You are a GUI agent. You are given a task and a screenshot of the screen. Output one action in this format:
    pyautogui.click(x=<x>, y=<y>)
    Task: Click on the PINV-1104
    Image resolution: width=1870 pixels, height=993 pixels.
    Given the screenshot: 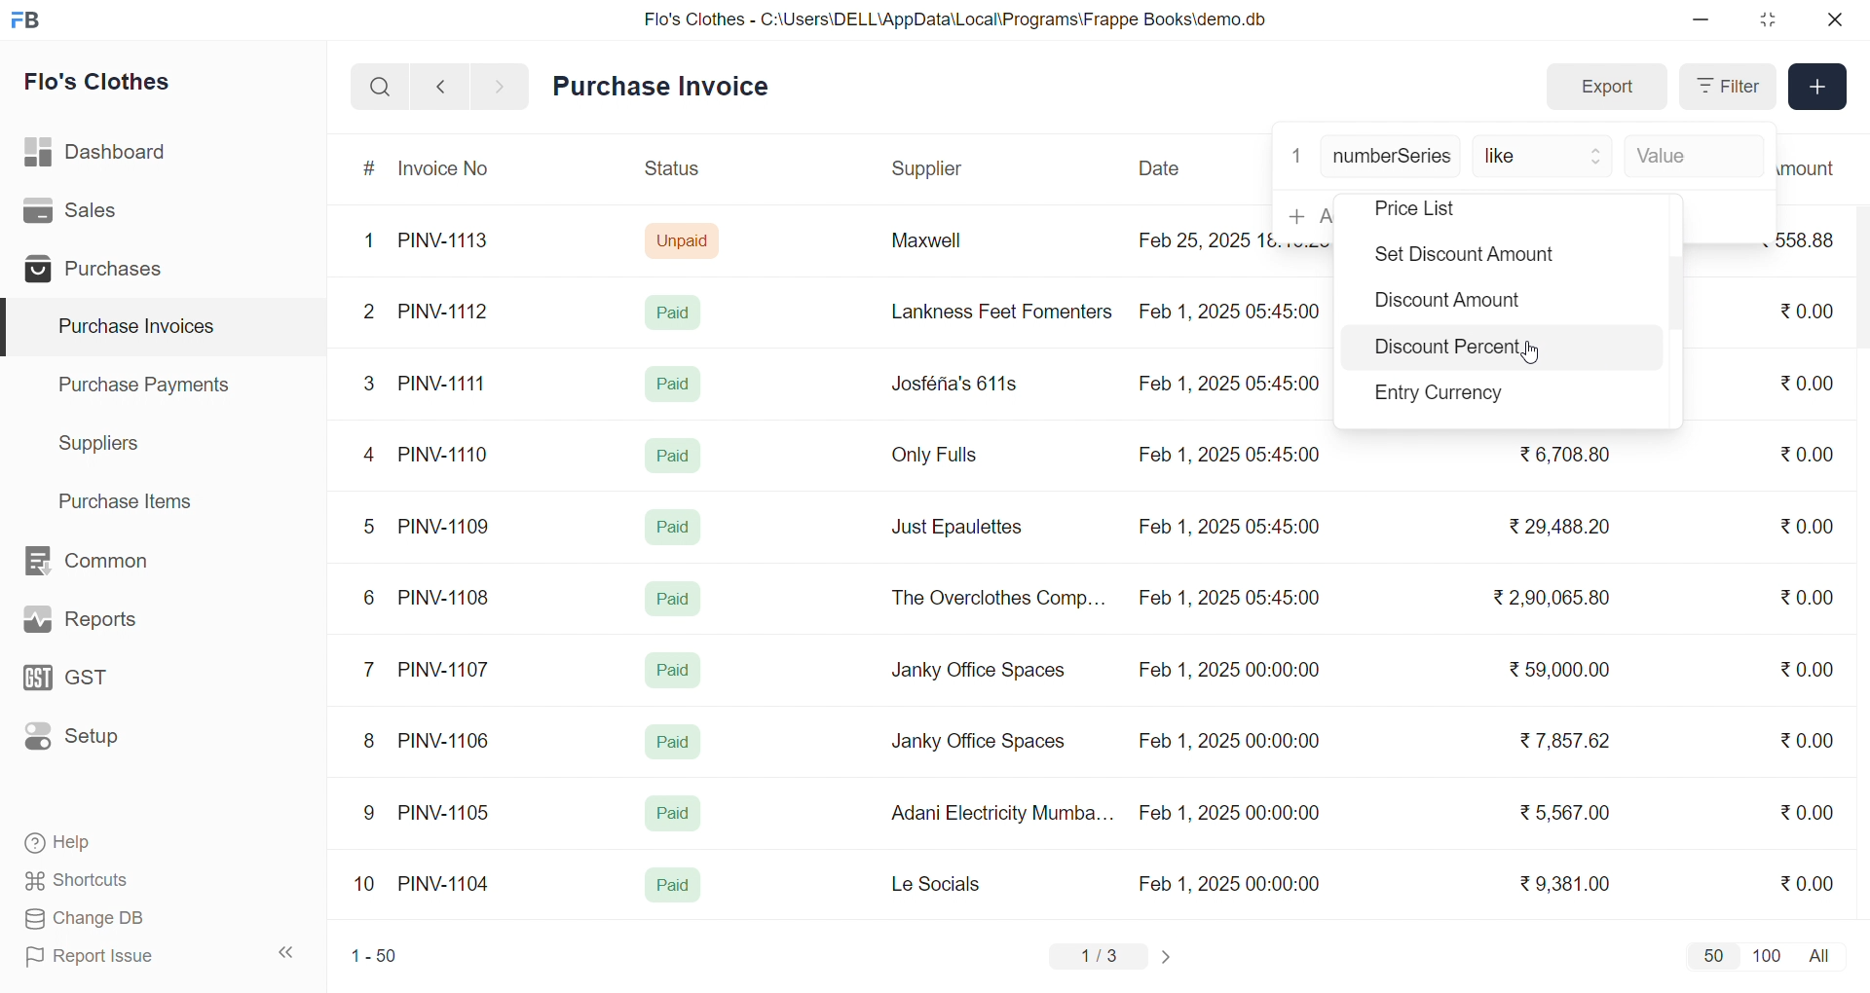 What is the action you would take?
    pyautogui.click(x=446, y=884)
    